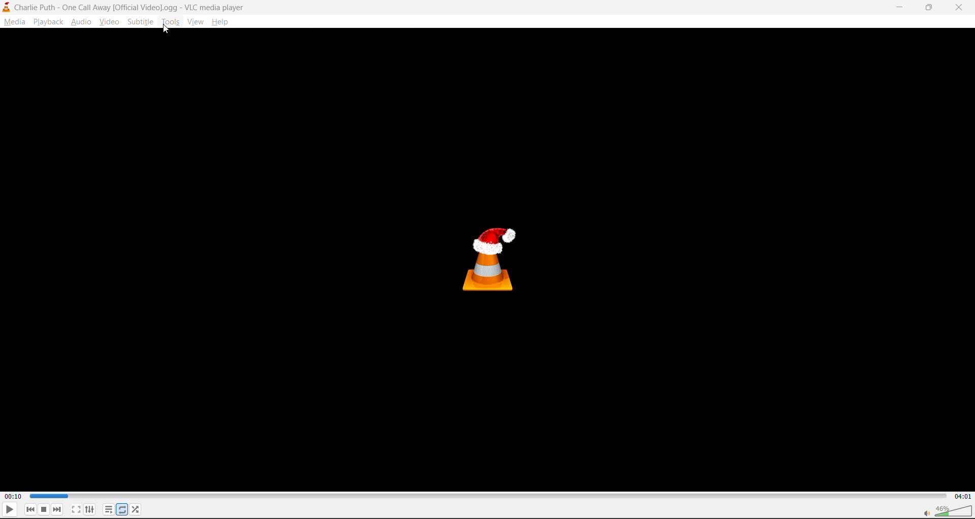 The height and width of the screenshot is (519, 975). What do you see at coordinates (931, 7) in the screenshot?
I see `maximize` at bounding box center [931, 7].